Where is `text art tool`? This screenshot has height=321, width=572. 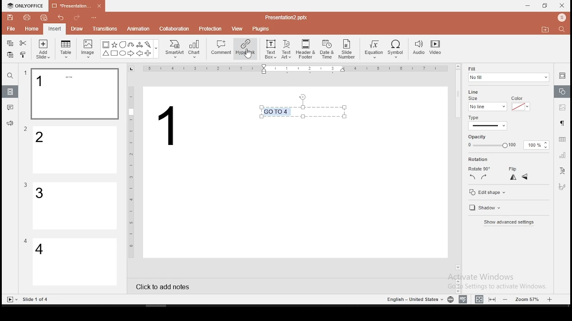
text art tool is located at coordinates (562, 171).